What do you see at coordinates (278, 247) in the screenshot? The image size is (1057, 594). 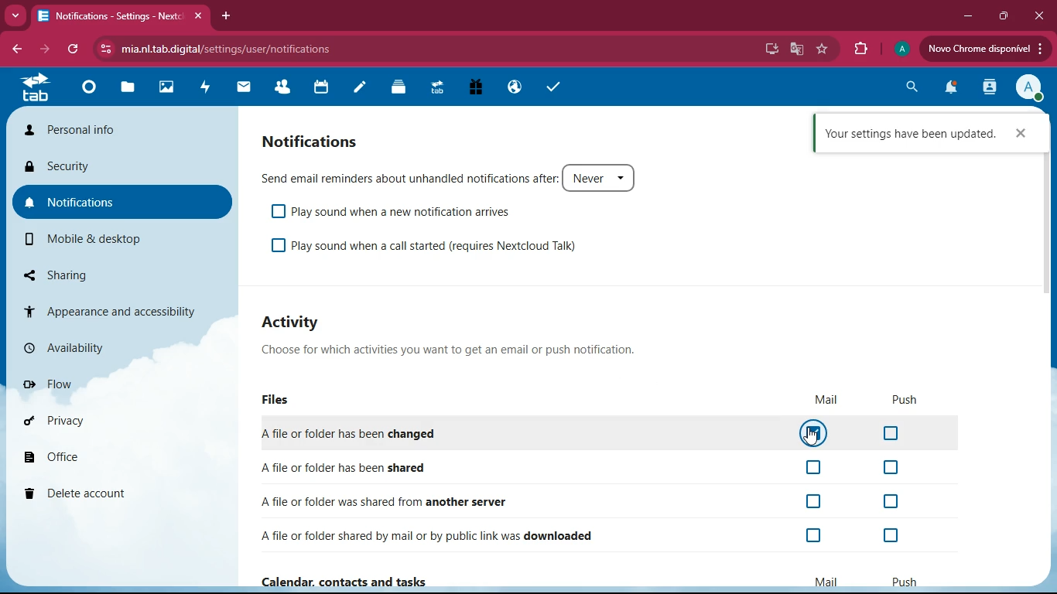 I see `off` at bounding box center [278, 247].